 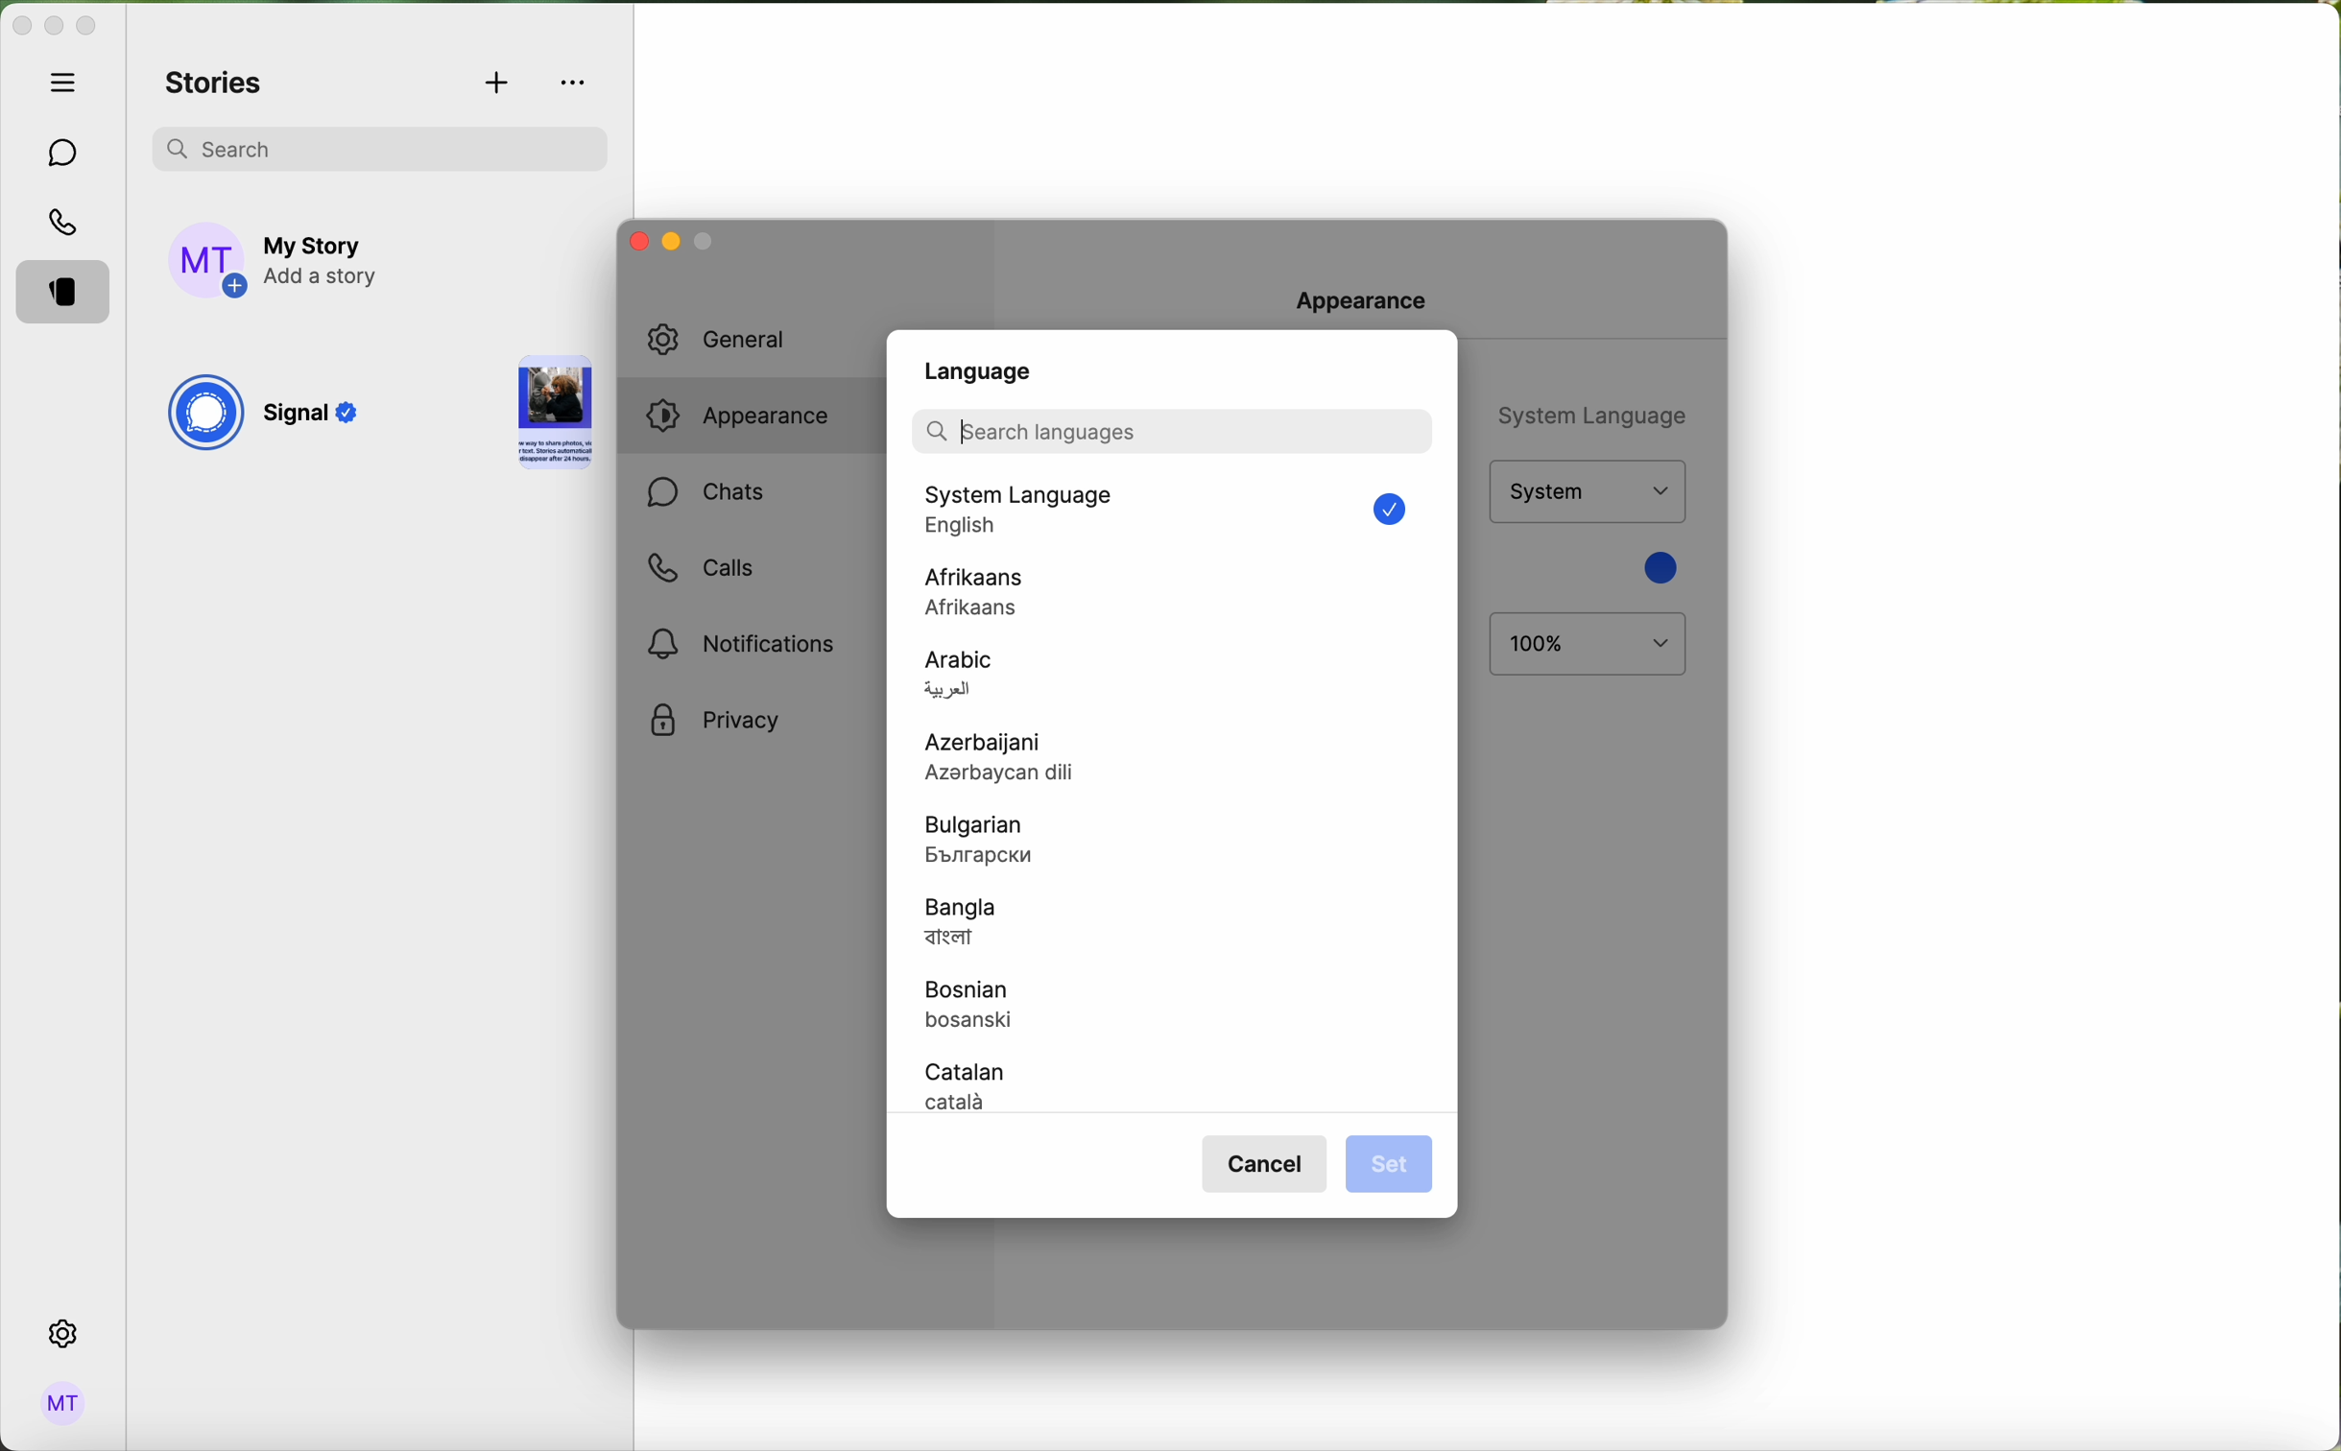 What do you see at coordinates (215, 84) in the screenshot?
I see `stories` at bounding box center [215, 84].